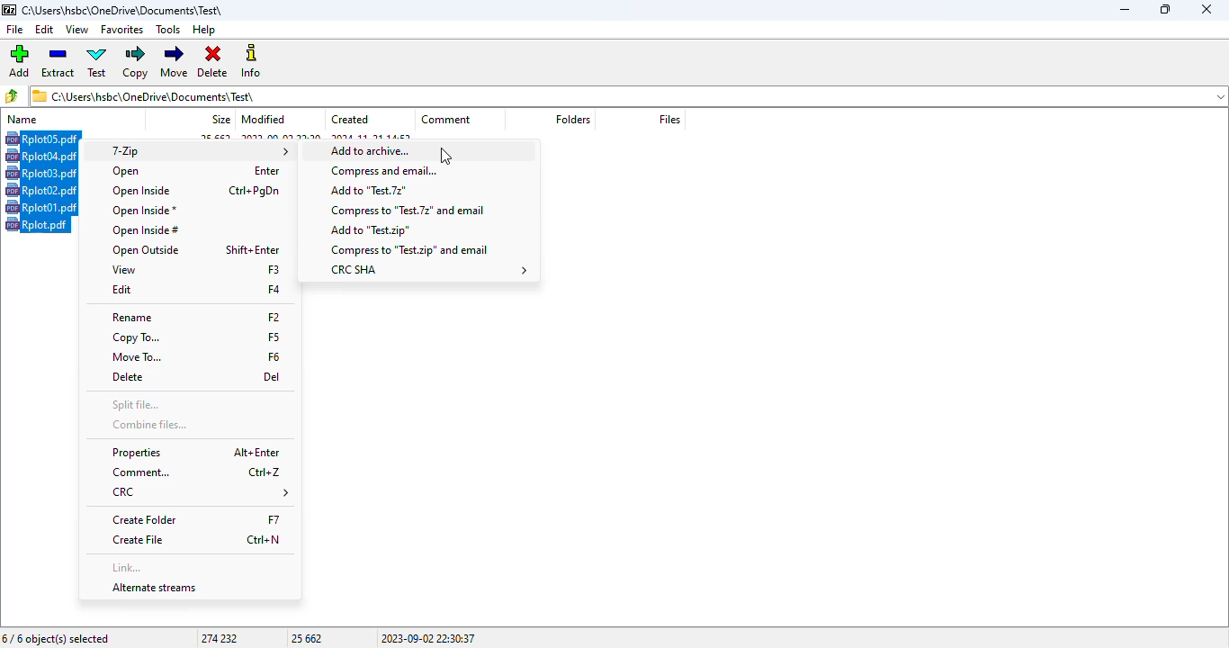 This screenshot has height=648, width=1229. I want to click on open outside, so click(196, 250).